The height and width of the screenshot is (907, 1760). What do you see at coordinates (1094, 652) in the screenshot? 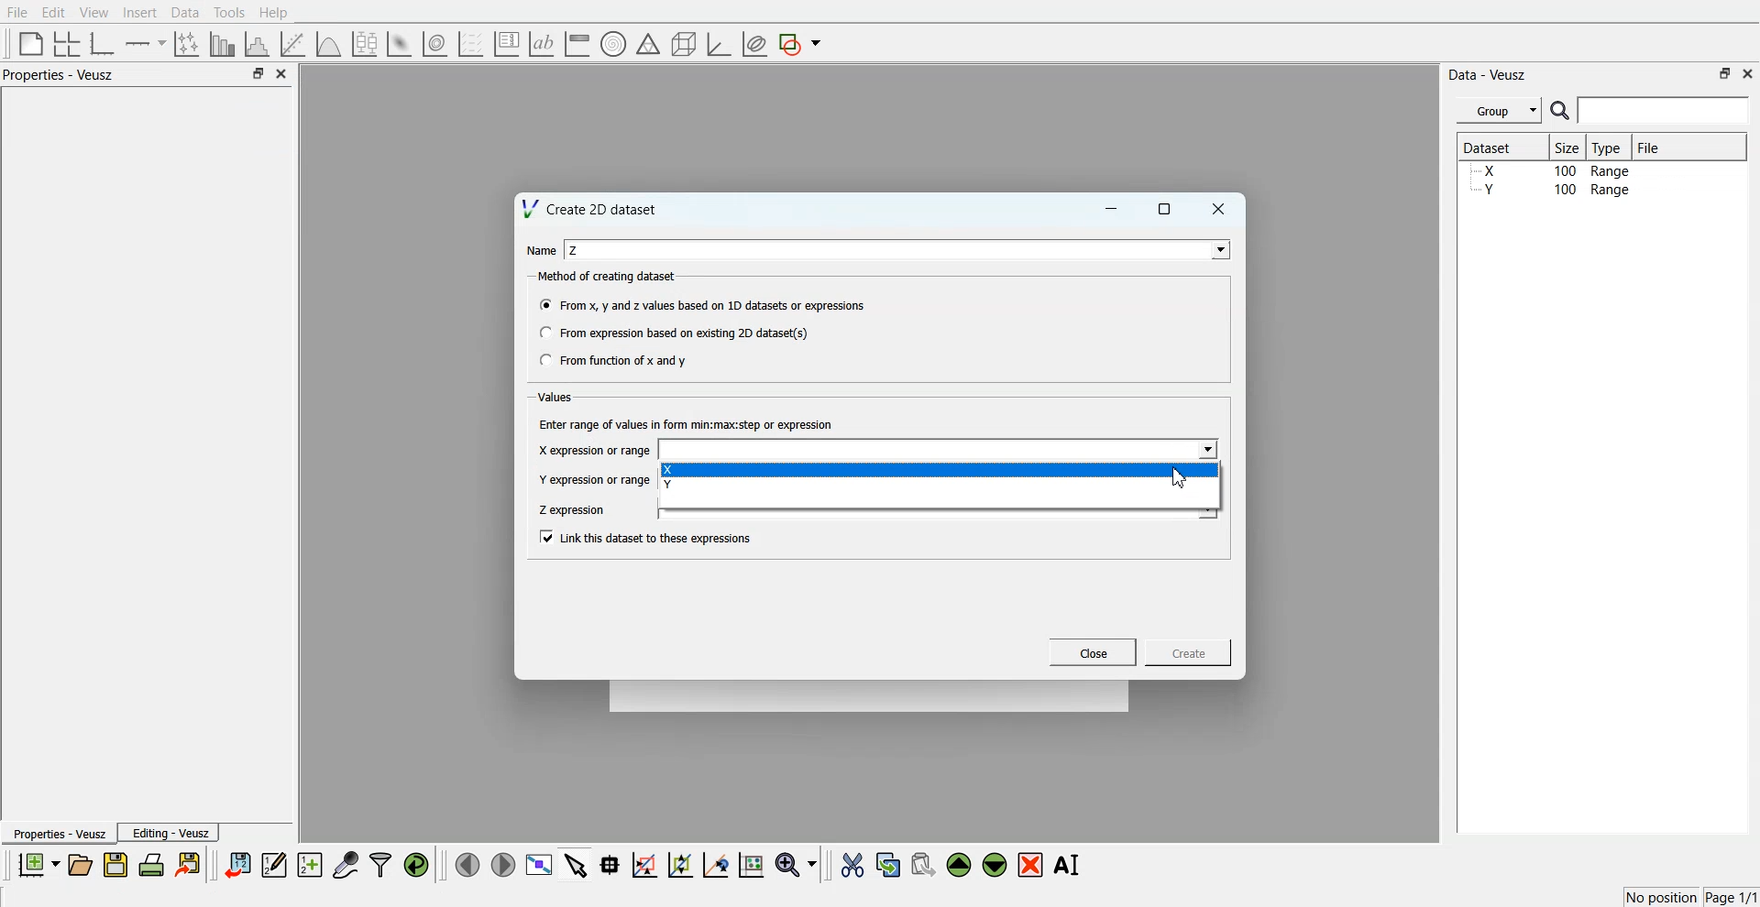
I see `Close` at bounding box center [1094, 652].